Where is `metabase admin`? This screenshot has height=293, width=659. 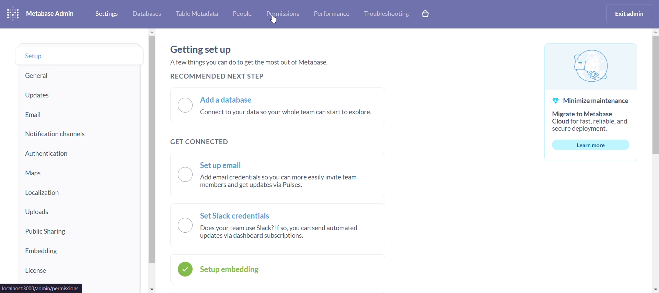 metabase admin is located at coordinates (53, 14).